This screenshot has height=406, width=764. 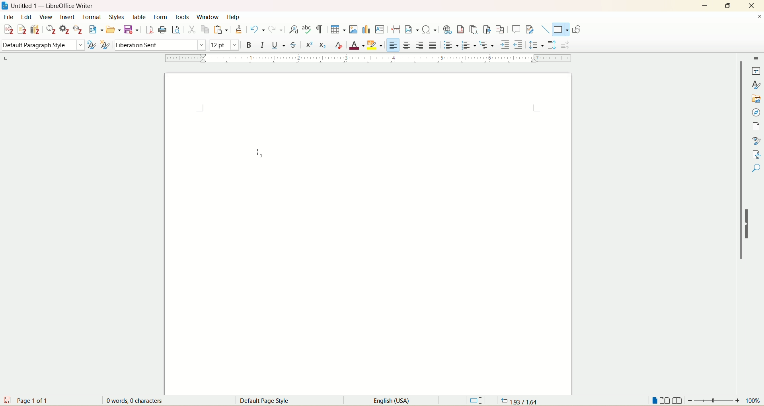 What do you see at coordinates (257, 29) in the screenshot?
I see `undo` at bounding box center [257, 29].